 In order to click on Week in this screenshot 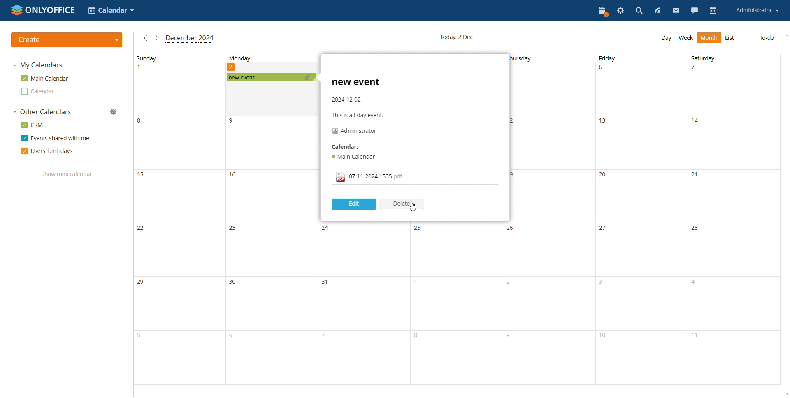, I will do `click(686, 38)`.